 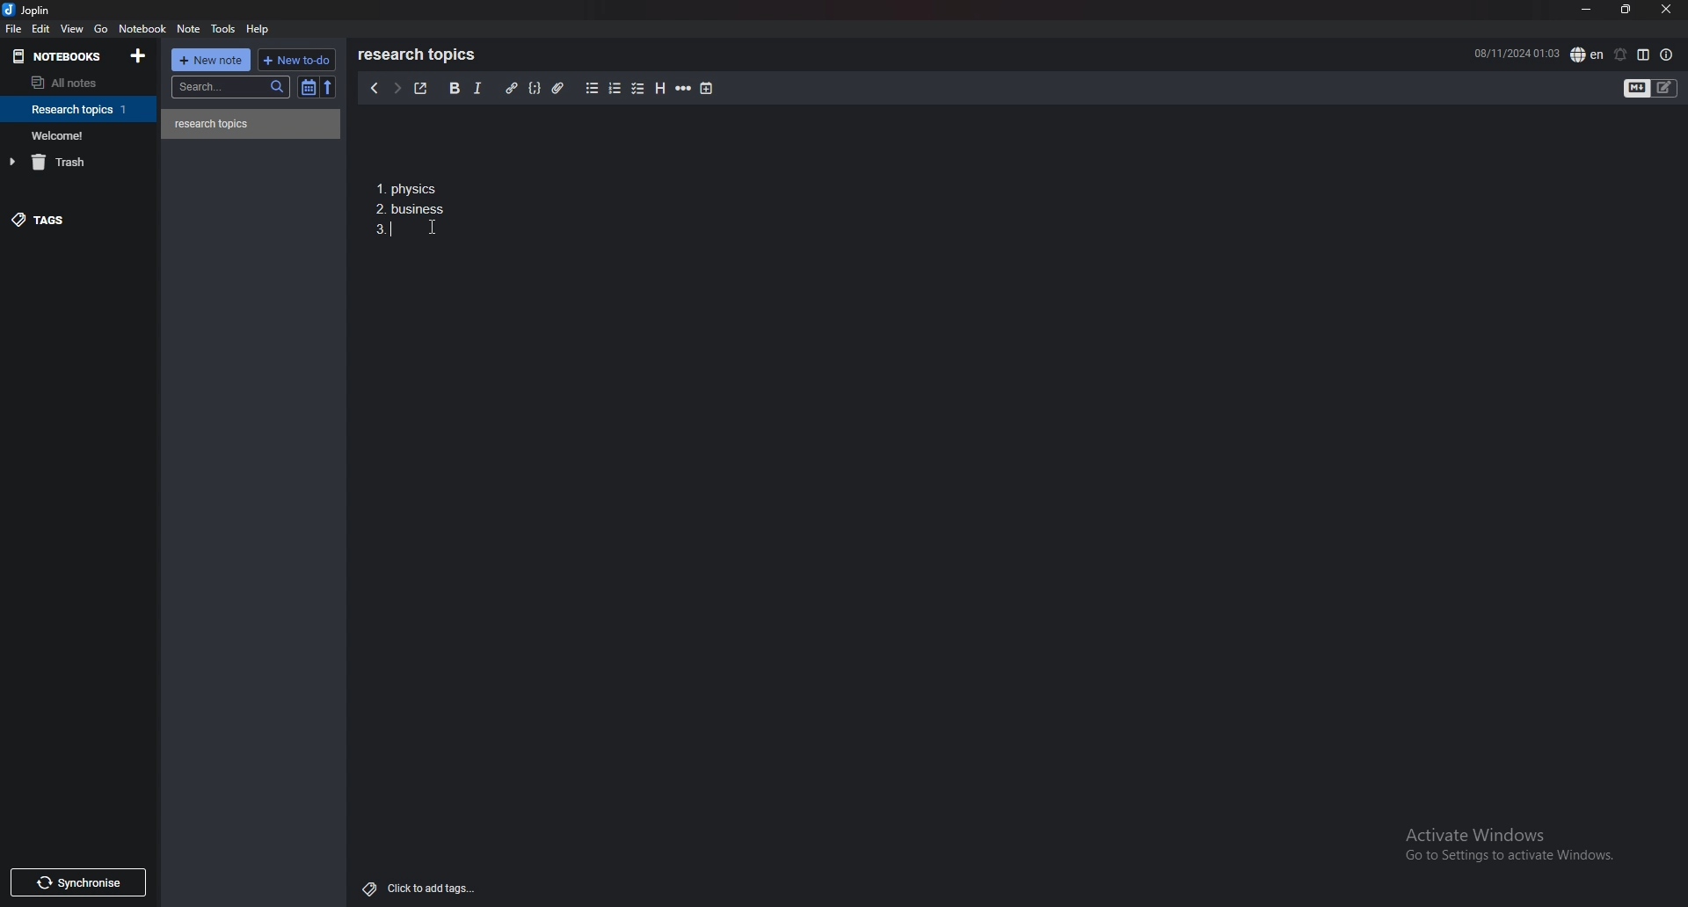 I want to click on add notebook, so click(x=137, y=55).